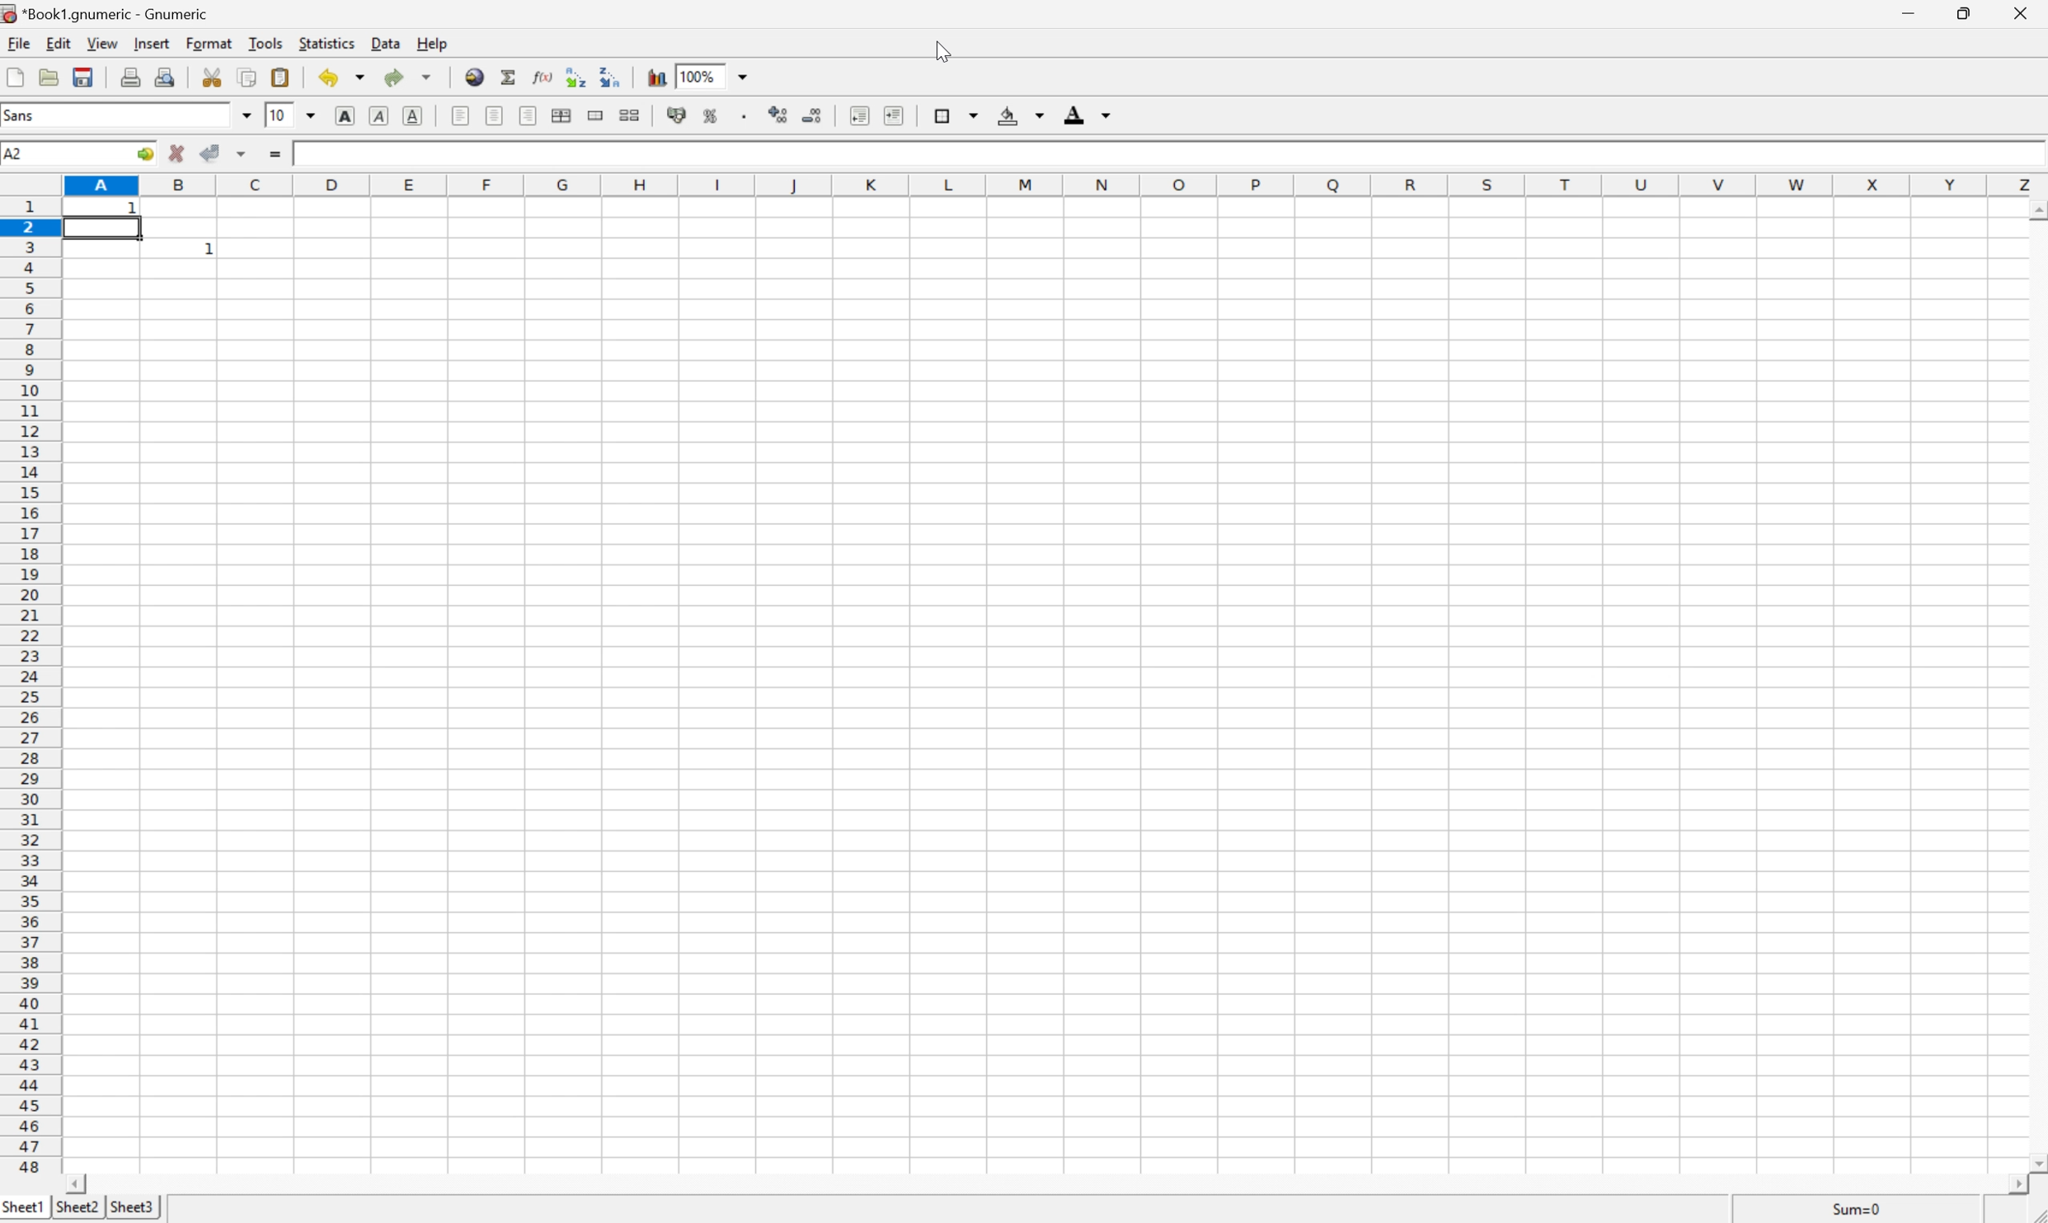 The width and height of the screenshot is (2048, 1223). What do you see at coordinates (632, 113) in the screenshot?
I see `split merged ranges of cells` at bounding box center [632, 113].